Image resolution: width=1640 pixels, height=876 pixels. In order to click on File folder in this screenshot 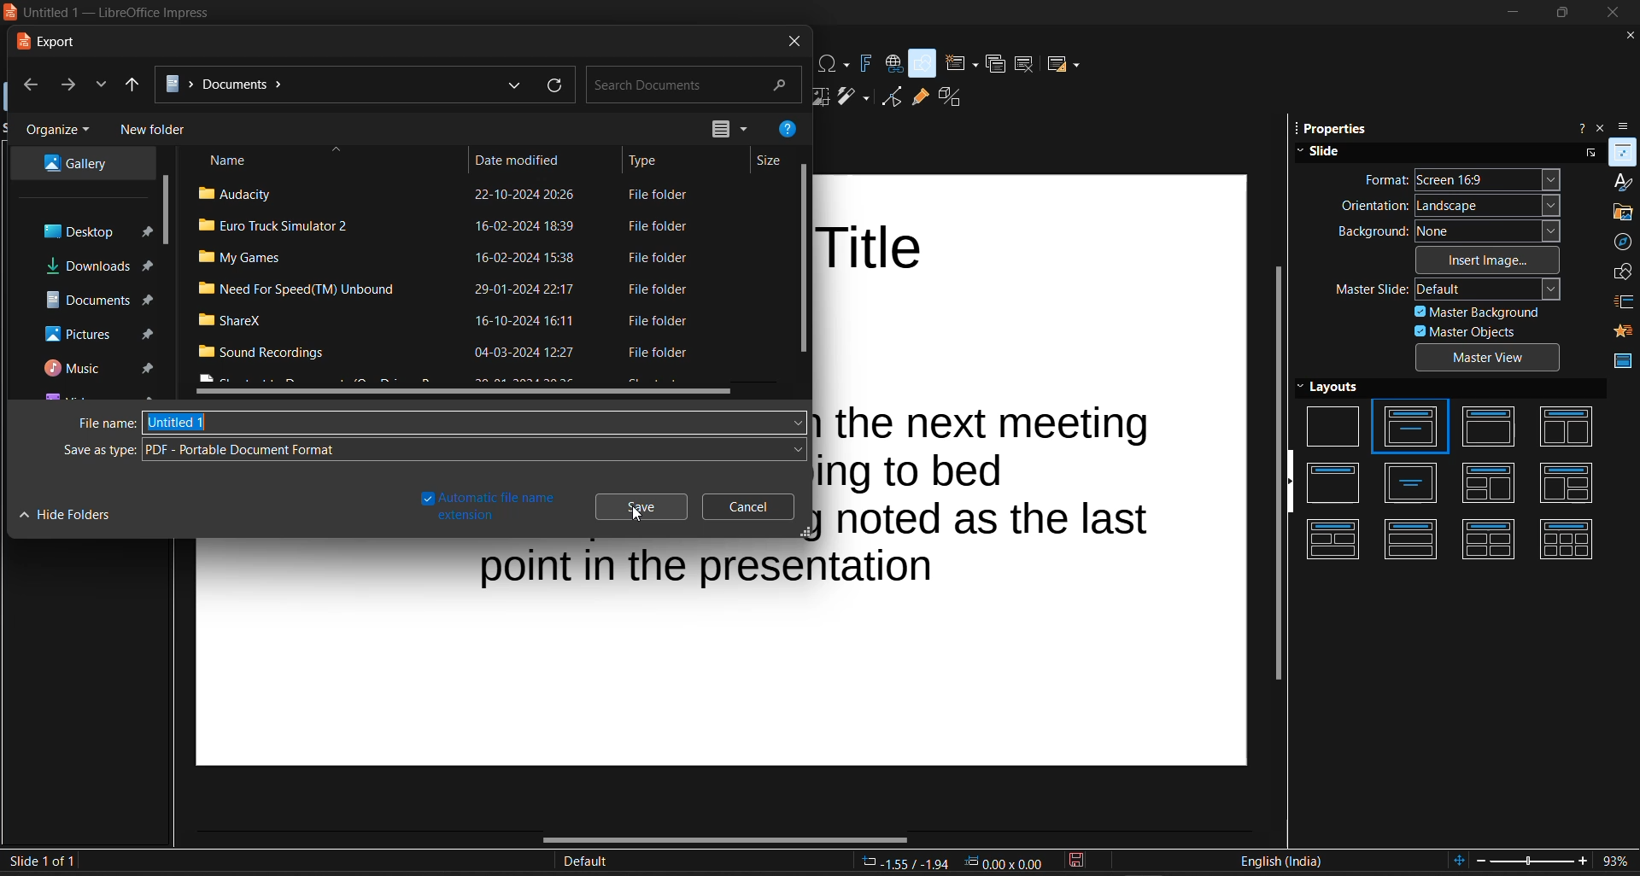, I will do `click(659, 258)`.